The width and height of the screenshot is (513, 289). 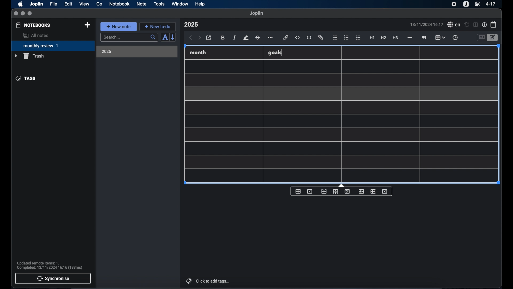 What do you see at coordinates (200, 38) in the screenshot?
I see `forward` at bounding box center [200, 38].